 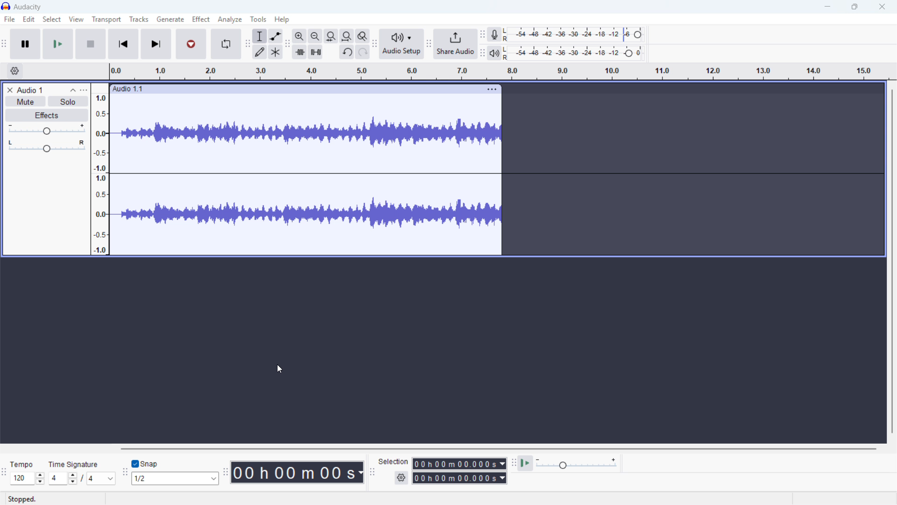 I want to click on Selection start time , so click(x=459, y=463).